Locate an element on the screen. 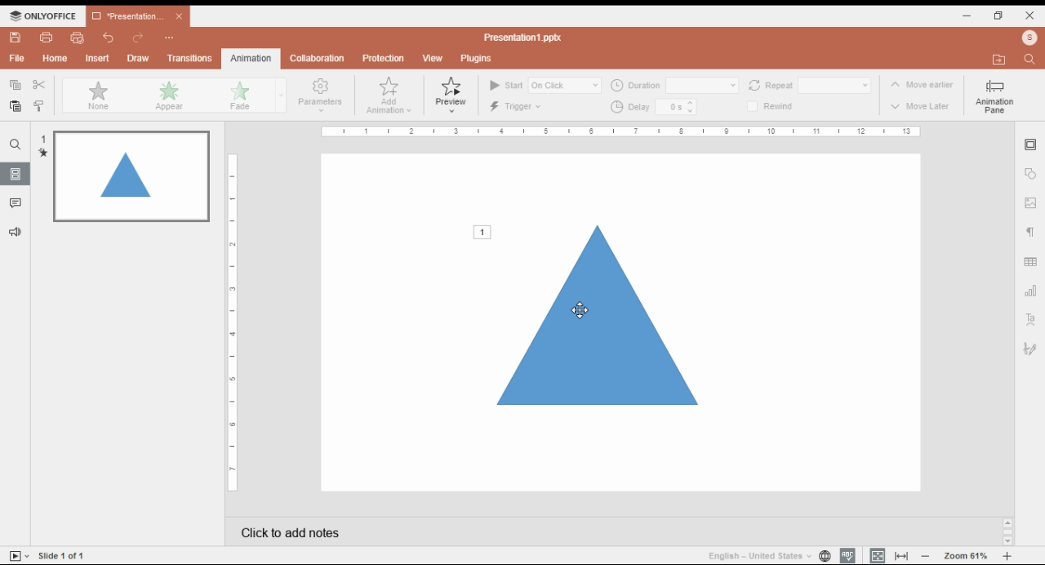  animation: appear is located at coordinates (168, 96).